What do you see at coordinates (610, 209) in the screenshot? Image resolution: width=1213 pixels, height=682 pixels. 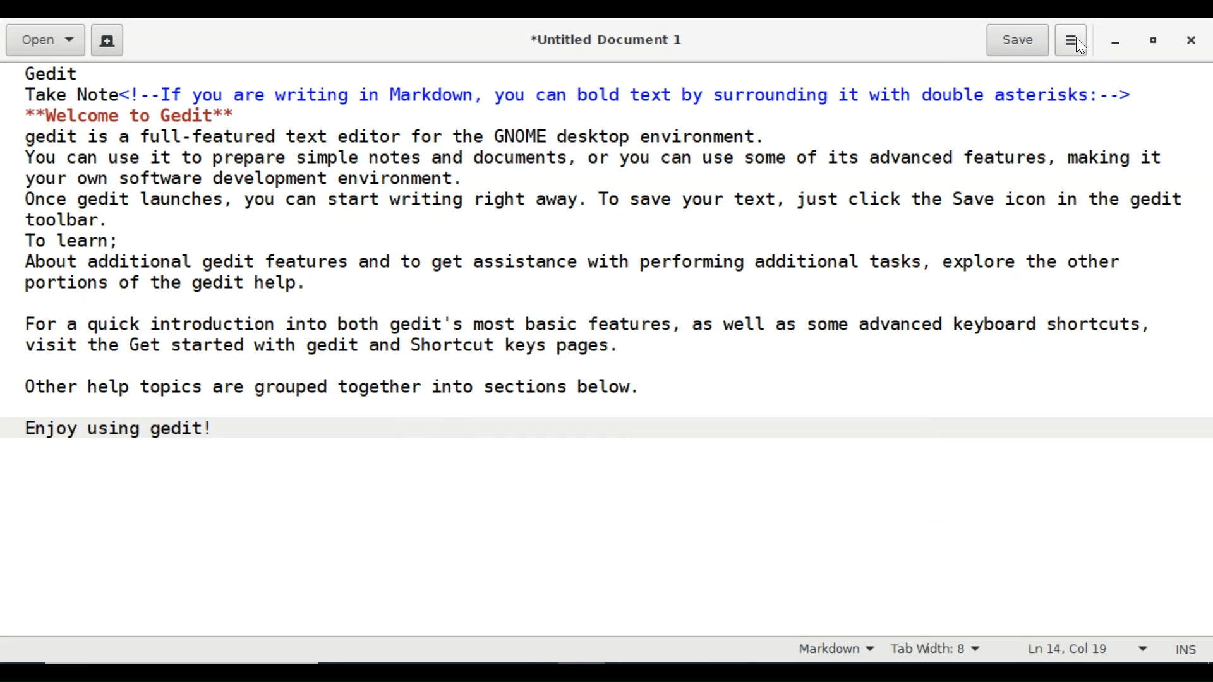 I see `Once gedit launches, you can start writing right away. To save your text, just click the Save icon in the gedit toolbar.` at bounding box center [610, 209].